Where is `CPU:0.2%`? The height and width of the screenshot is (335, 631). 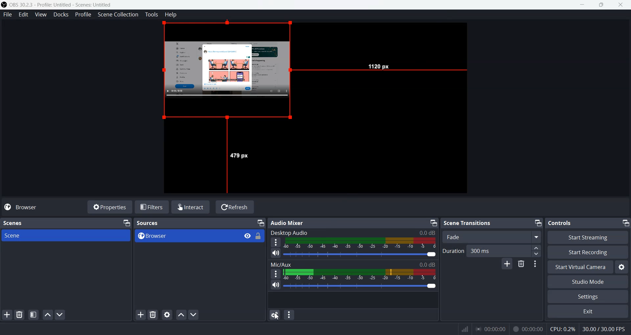
CPU:0.2% is located at coordinates (563, 328).